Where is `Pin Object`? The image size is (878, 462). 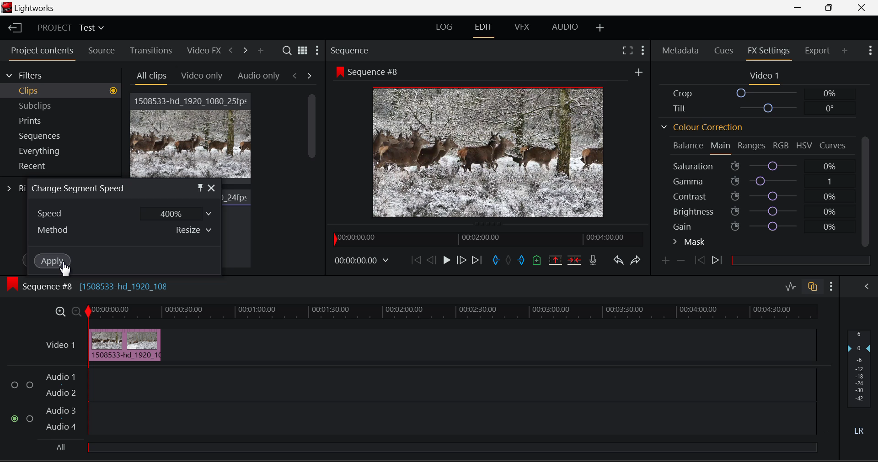
Pin Object is located at coordinates (200, 189).